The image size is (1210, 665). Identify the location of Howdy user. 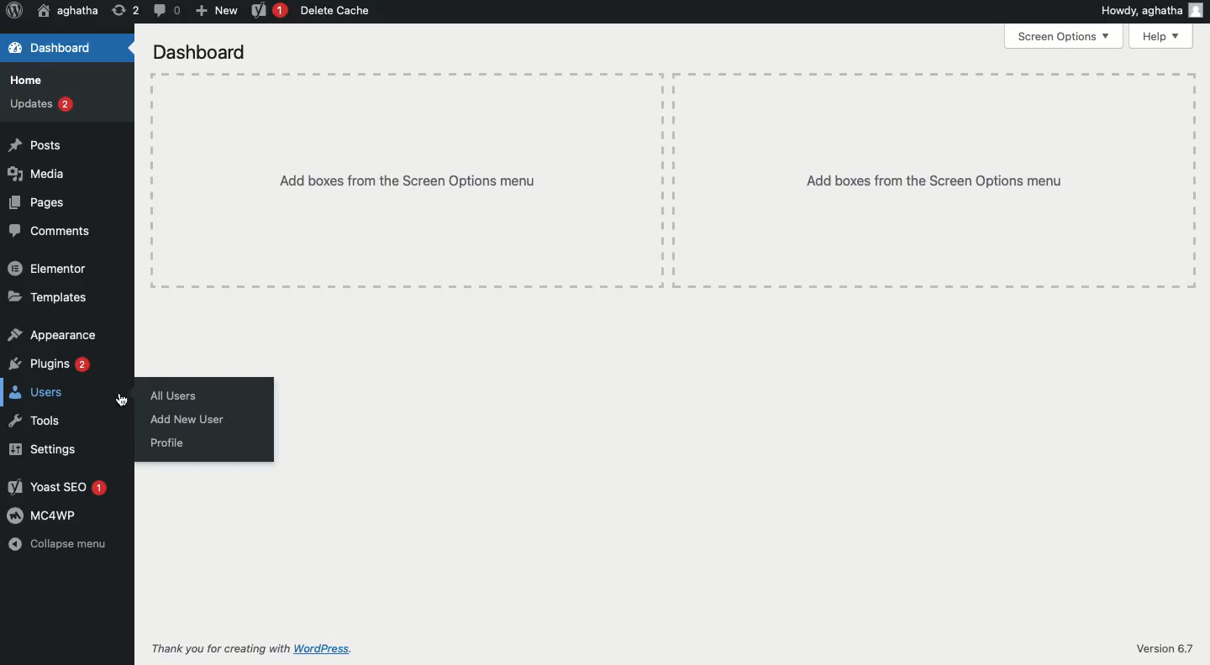
(1149, 10).